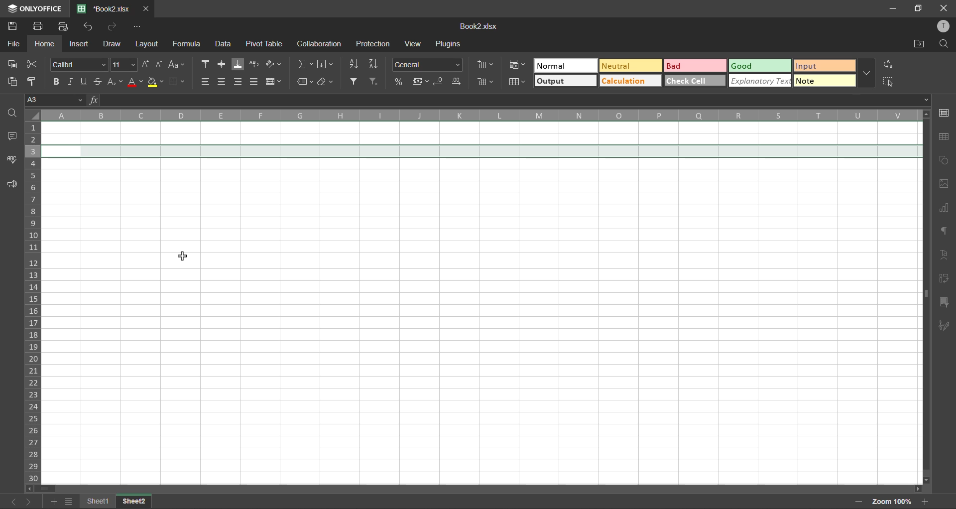 The width and height of the screenshot is (956, 509). What do you see at coordinates (696, 67) in the screenshot?
I see `bad` at bounding box center [696, 67].